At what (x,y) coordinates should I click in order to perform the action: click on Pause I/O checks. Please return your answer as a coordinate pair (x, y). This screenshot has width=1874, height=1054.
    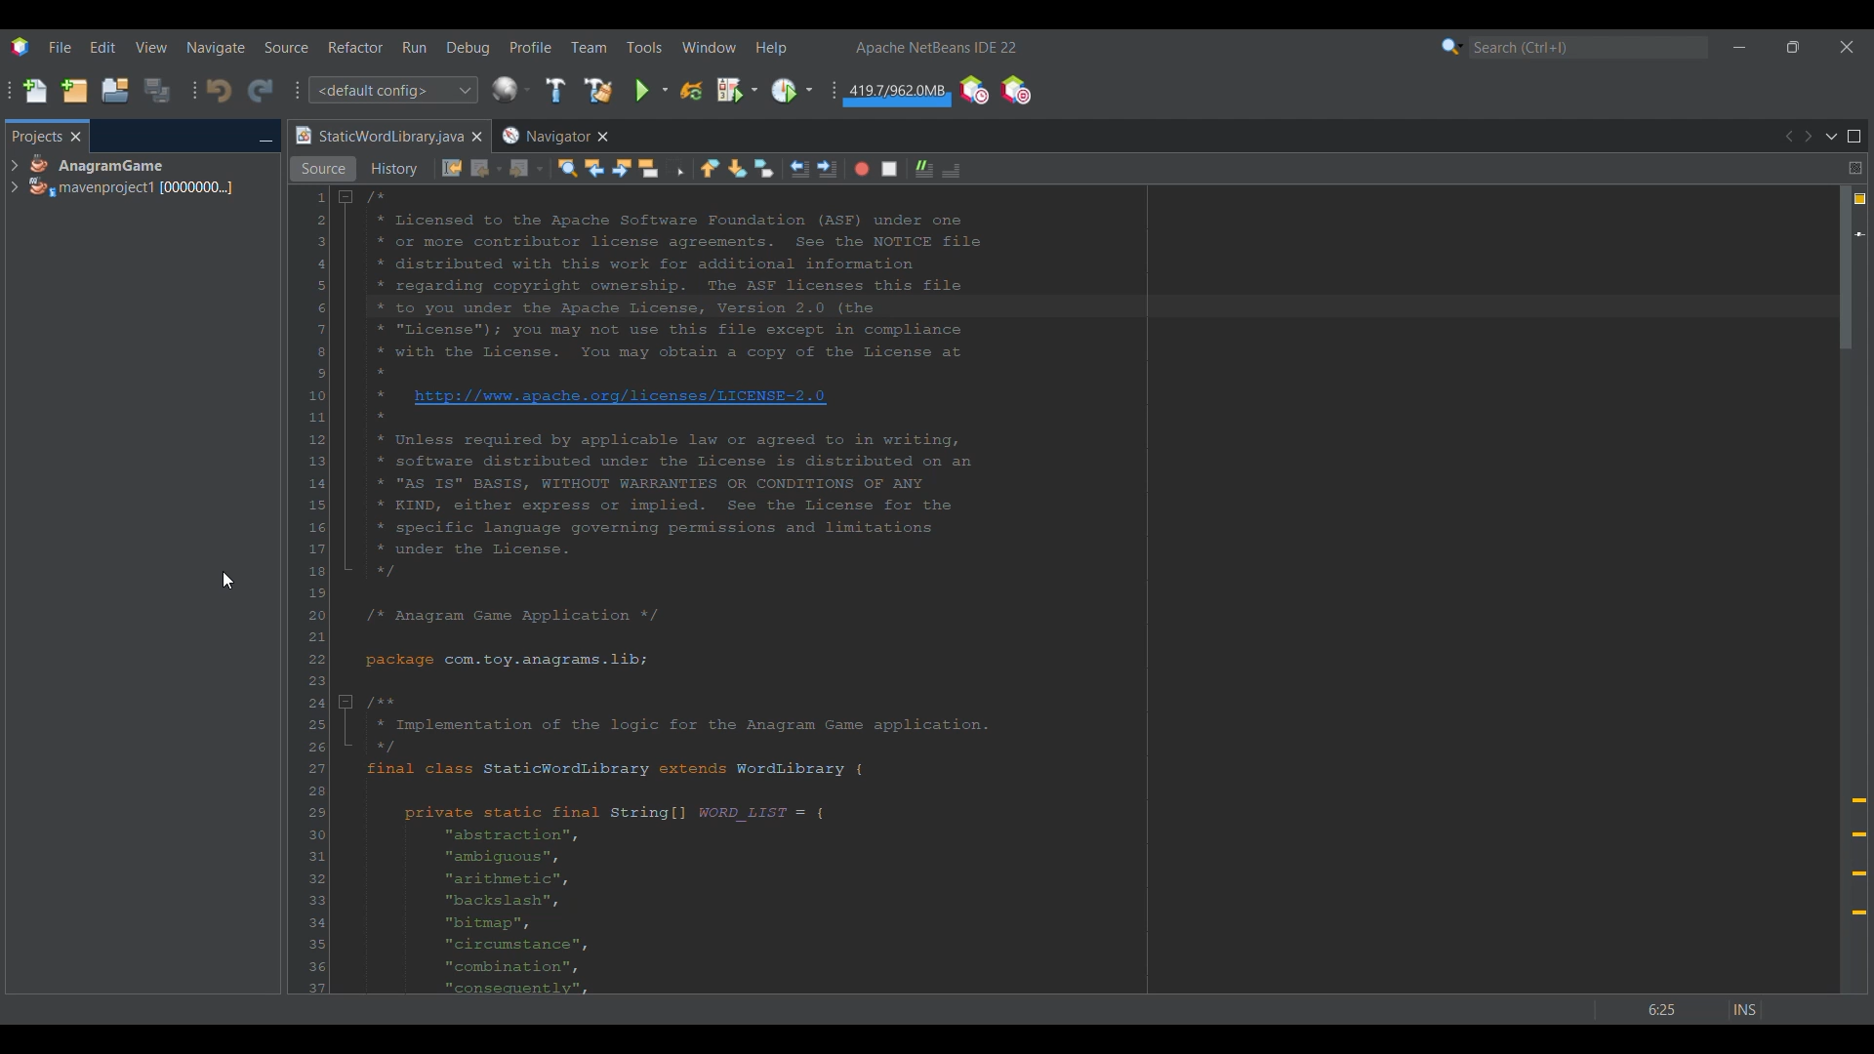
    Looking at the image, I should click on (1015, 90).